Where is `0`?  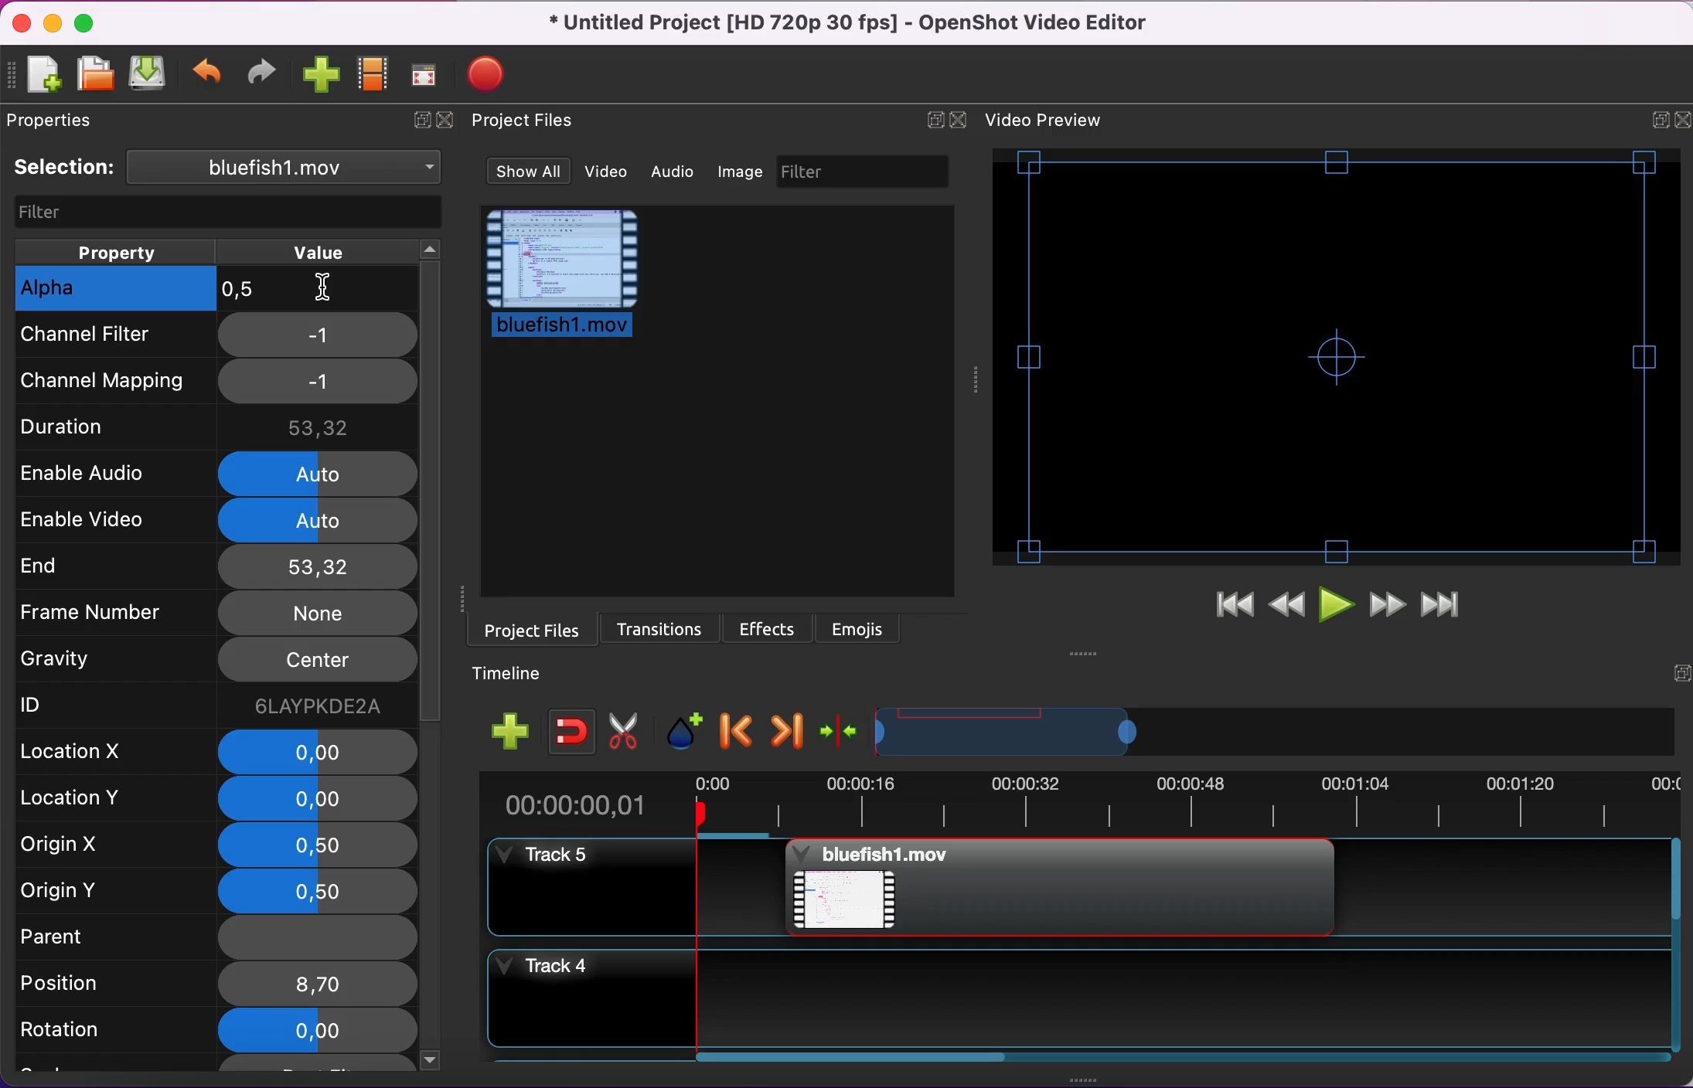
0 is located at coordinates (319, 799).